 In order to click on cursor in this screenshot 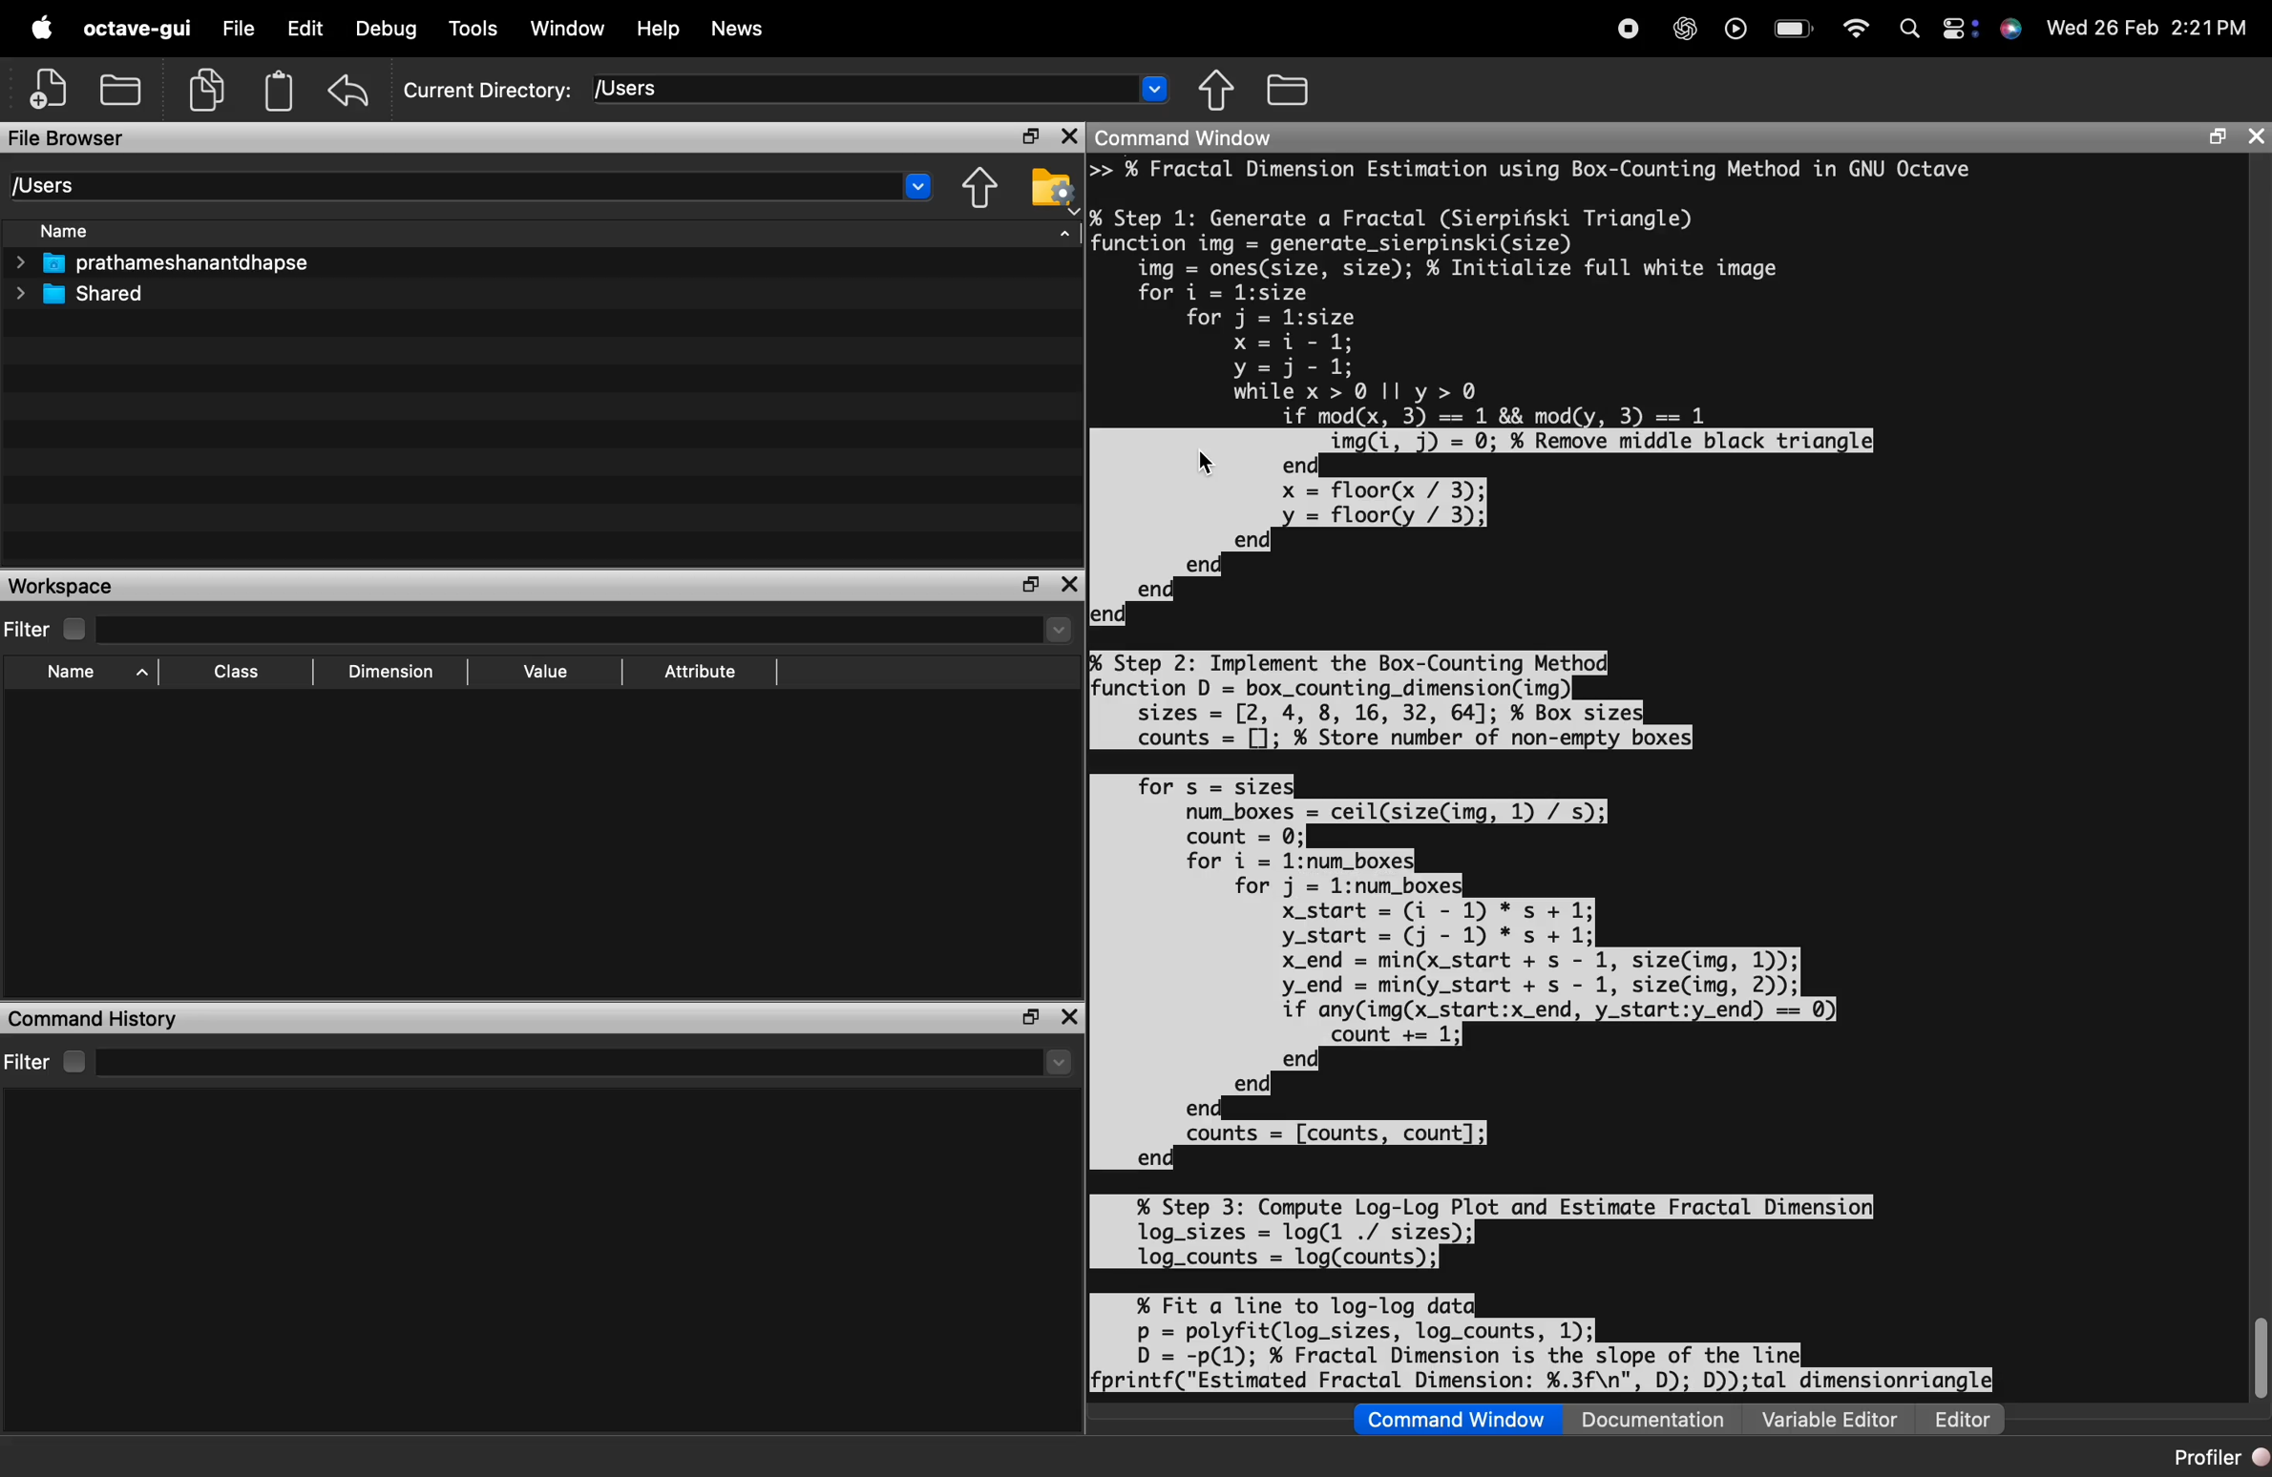, I will do `click(1208, 466)`.